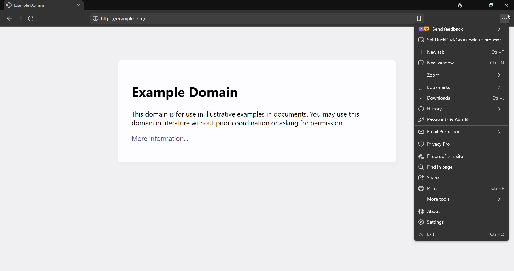  I want to click on share, so click(461, 177).